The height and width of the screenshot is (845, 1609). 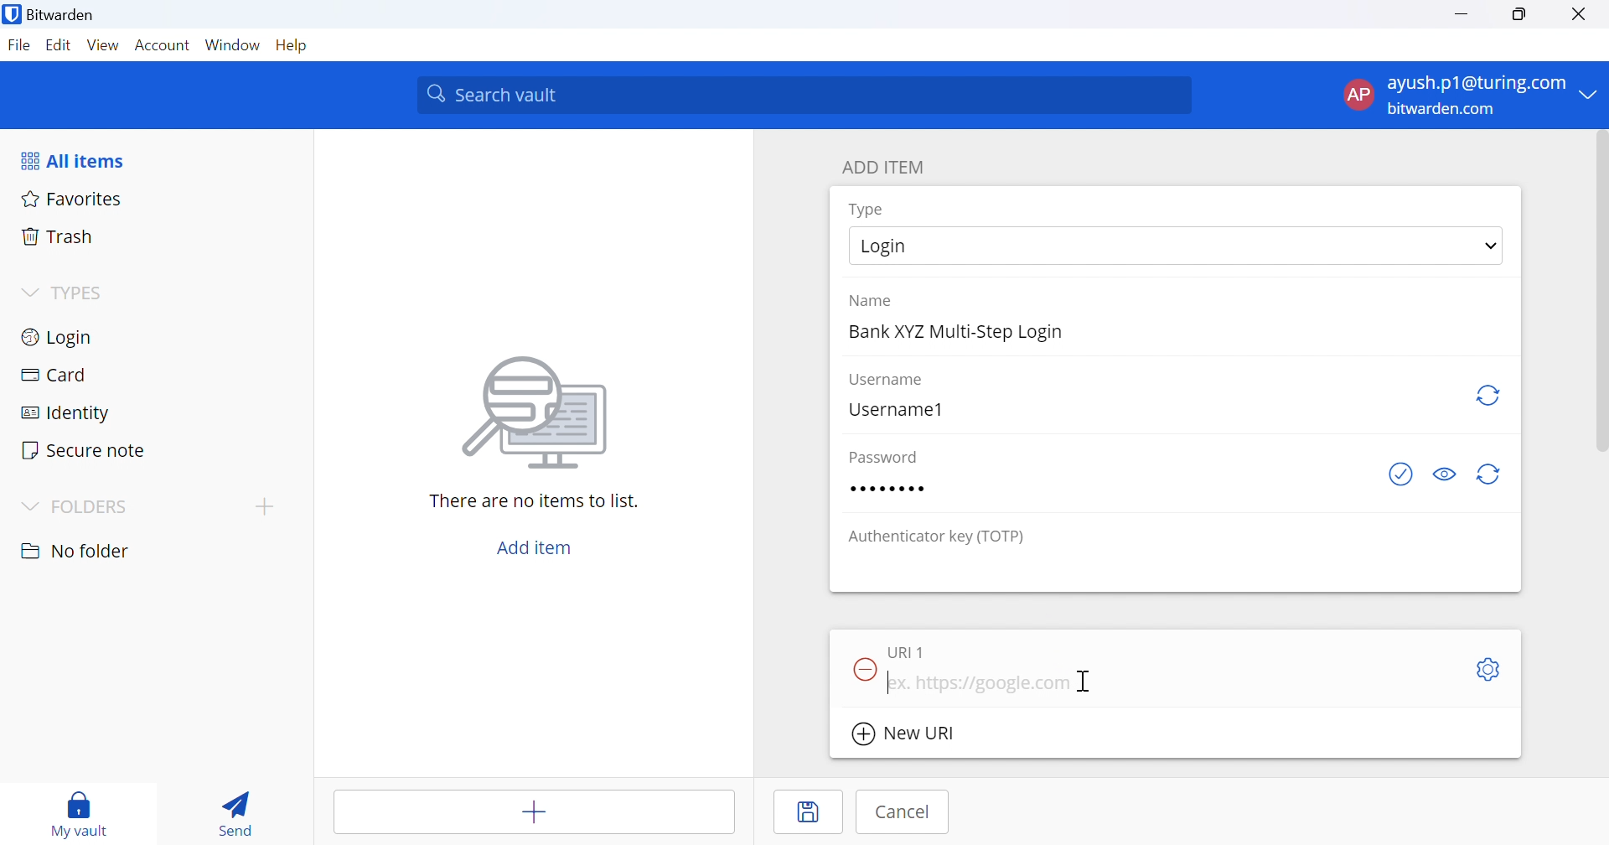 What do you see at coordinates (901, 812) in the screenshot?
I see `Cancel` at bounding box center [901, 812].